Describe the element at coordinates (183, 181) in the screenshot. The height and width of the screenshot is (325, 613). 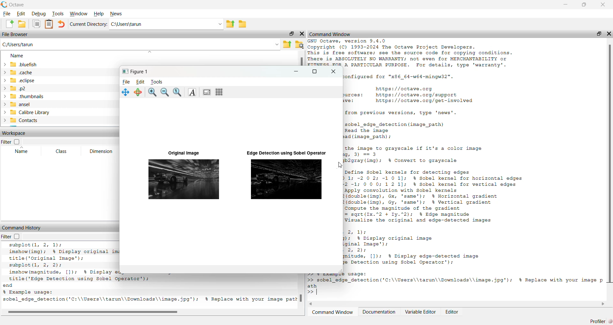
I see `image` at that location.